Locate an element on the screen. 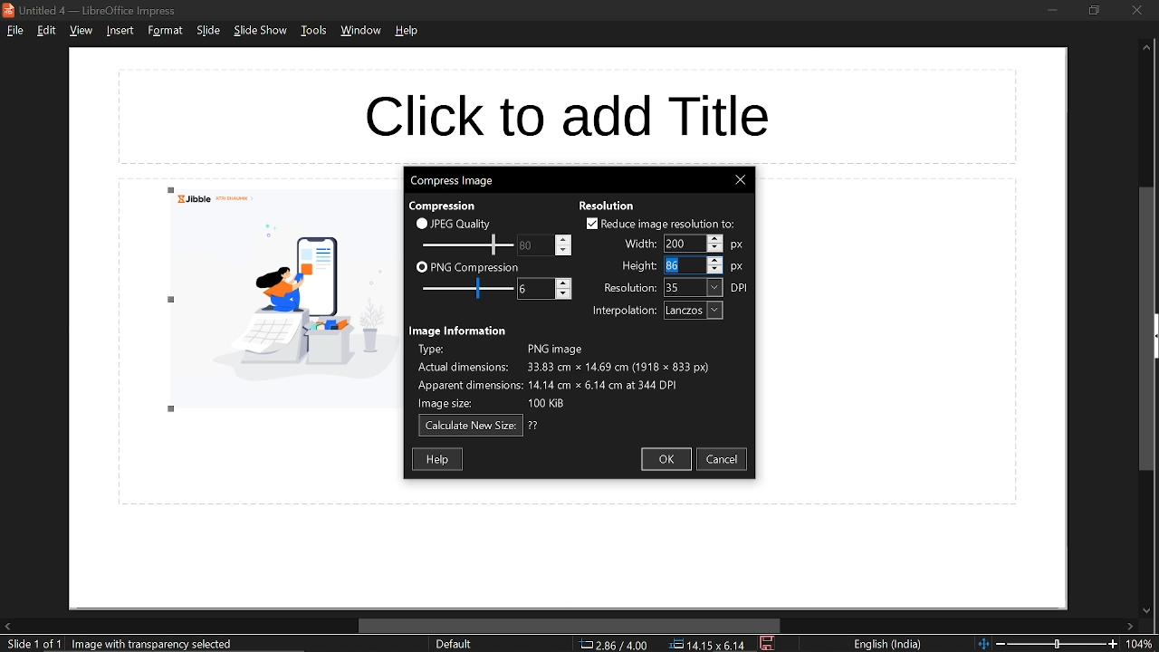 The width and height of the screenshot is (1159, 652). file is located at coordinates (14, 30).